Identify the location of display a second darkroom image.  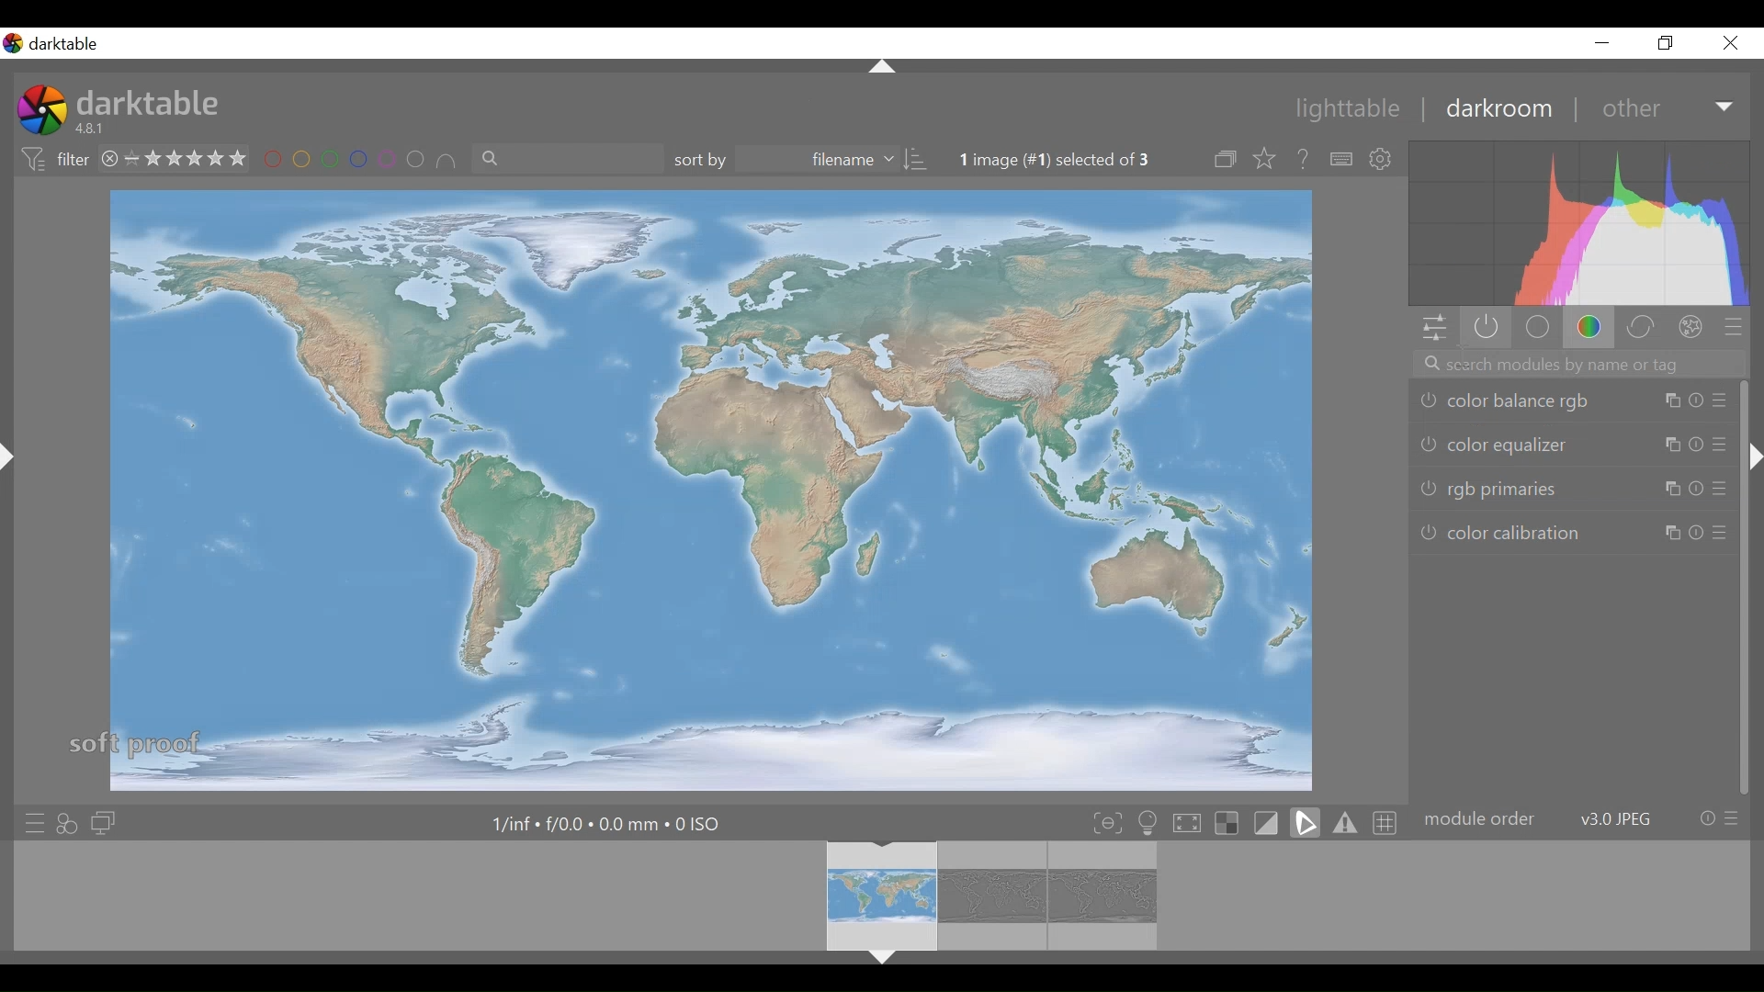
(102, 822).